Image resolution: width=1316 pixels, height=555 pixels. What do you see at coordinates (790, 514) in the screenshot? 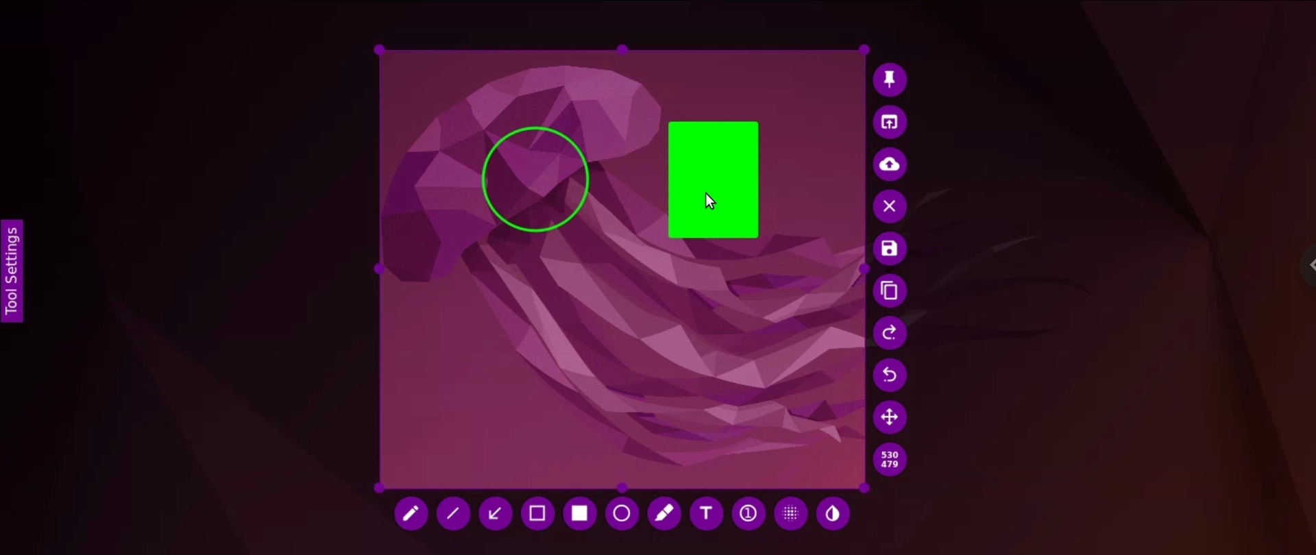
I see `pixelate` at bounding box center [790, 514].